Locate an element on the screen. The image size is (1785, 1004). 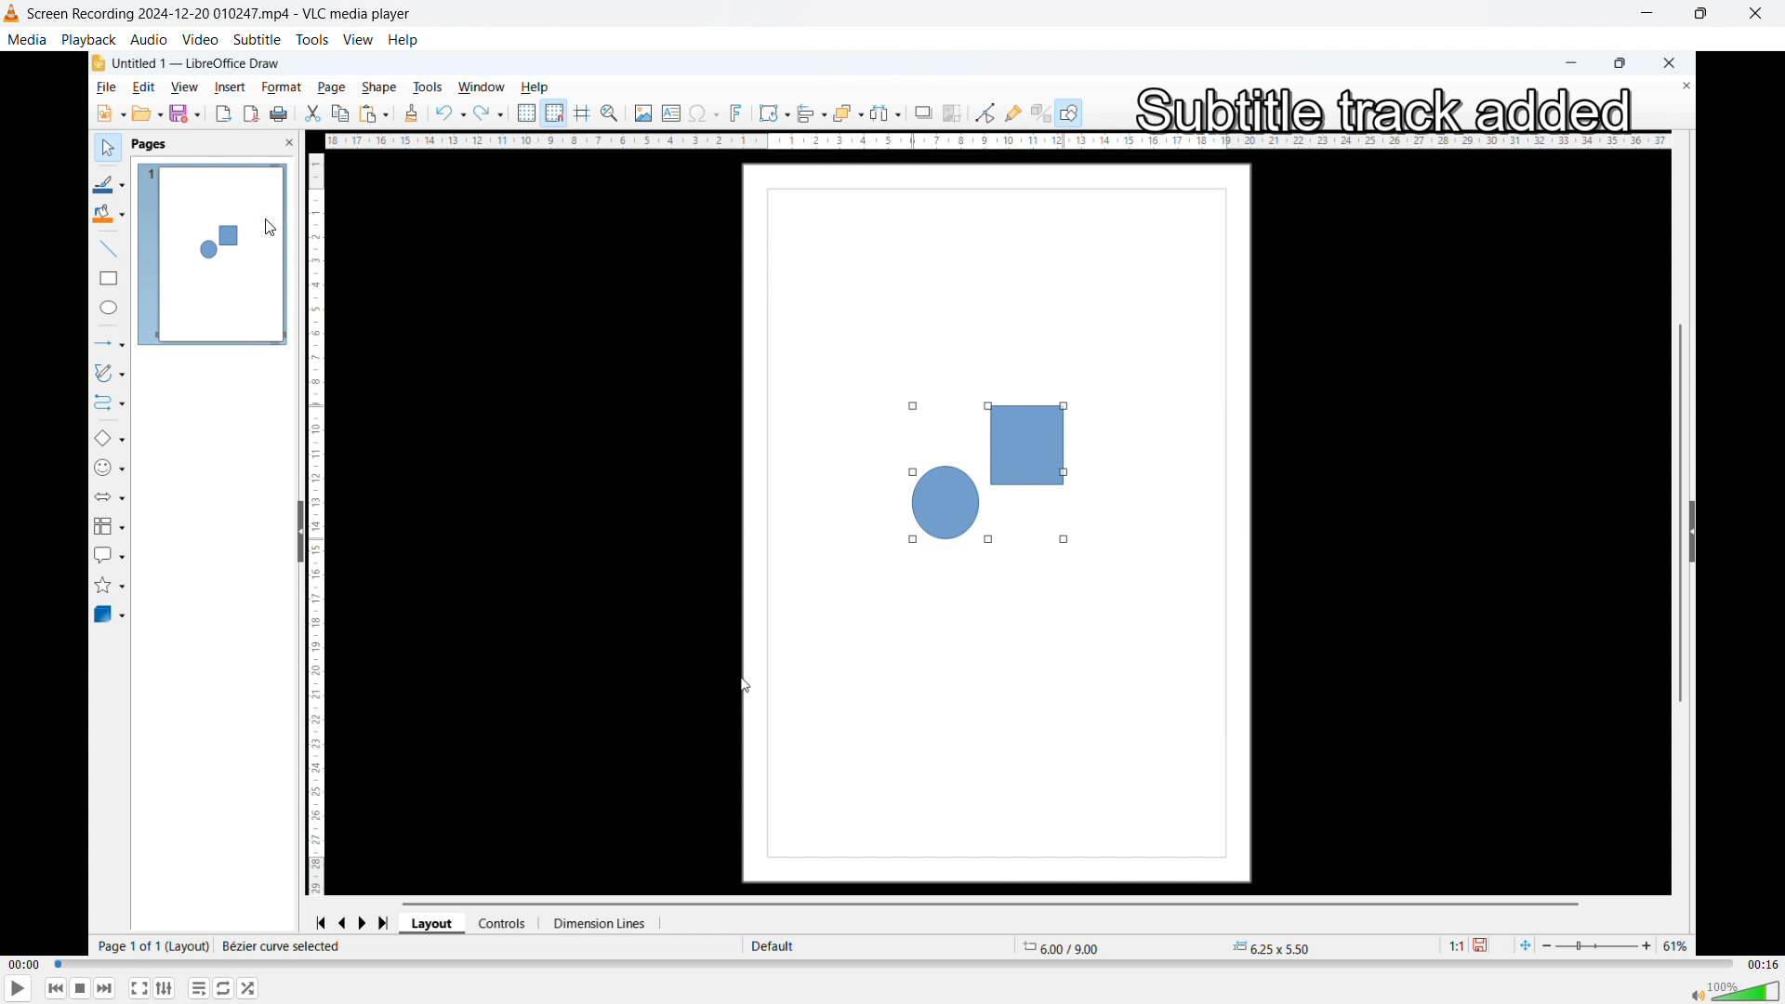
Play  is located at coordinates (19, 989).